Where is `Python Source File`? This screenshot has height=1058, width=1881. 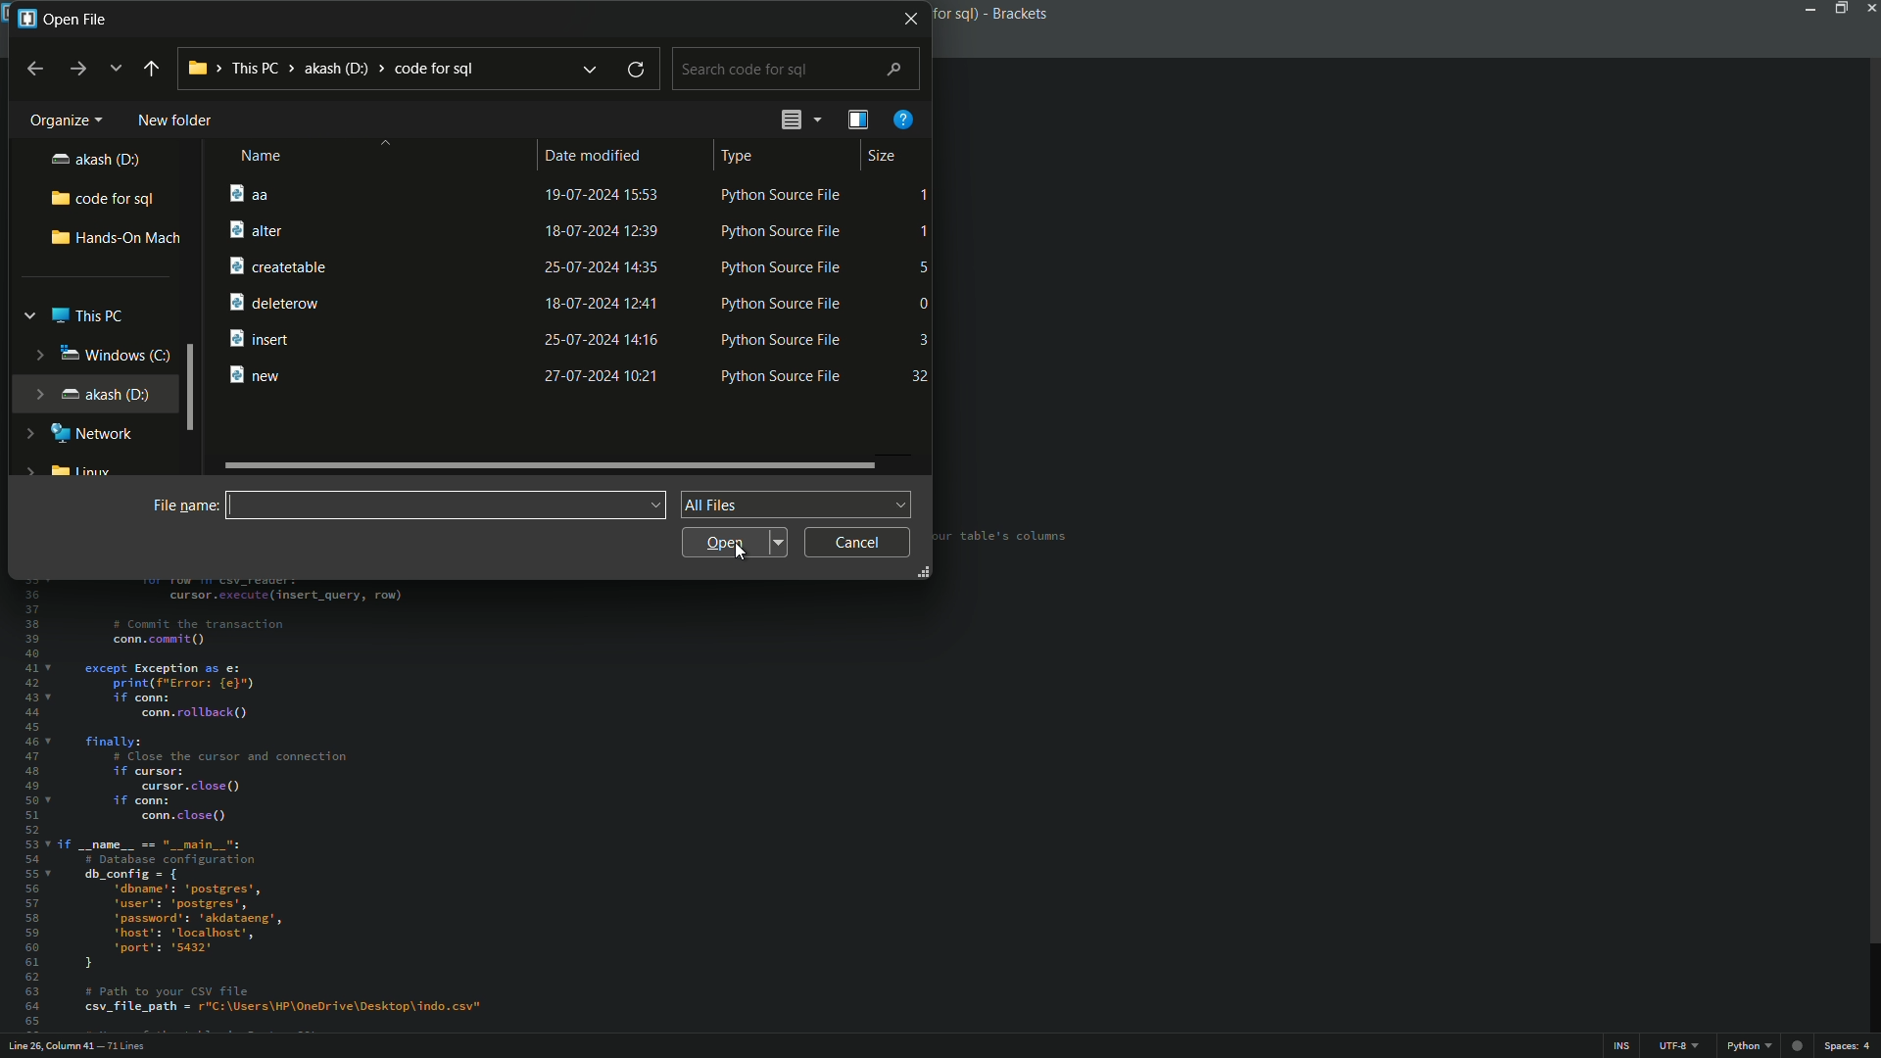 Python Source File is located at coordinates (785, 230).